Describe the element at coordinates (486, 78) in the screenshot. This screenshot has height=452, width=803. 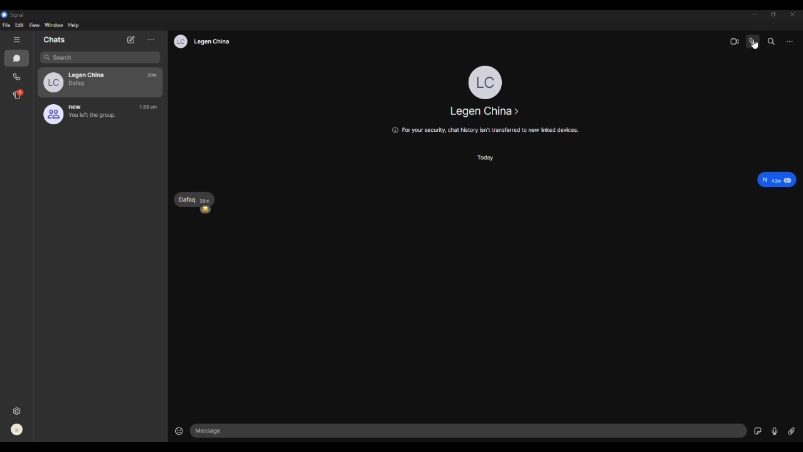
I see `profile photo` at that location.